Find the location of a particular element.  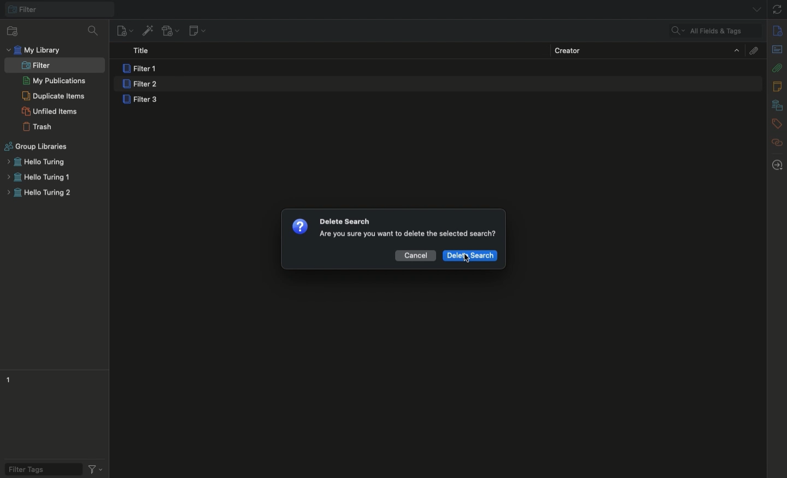

Filter tags is located at coordinates (39, 468).